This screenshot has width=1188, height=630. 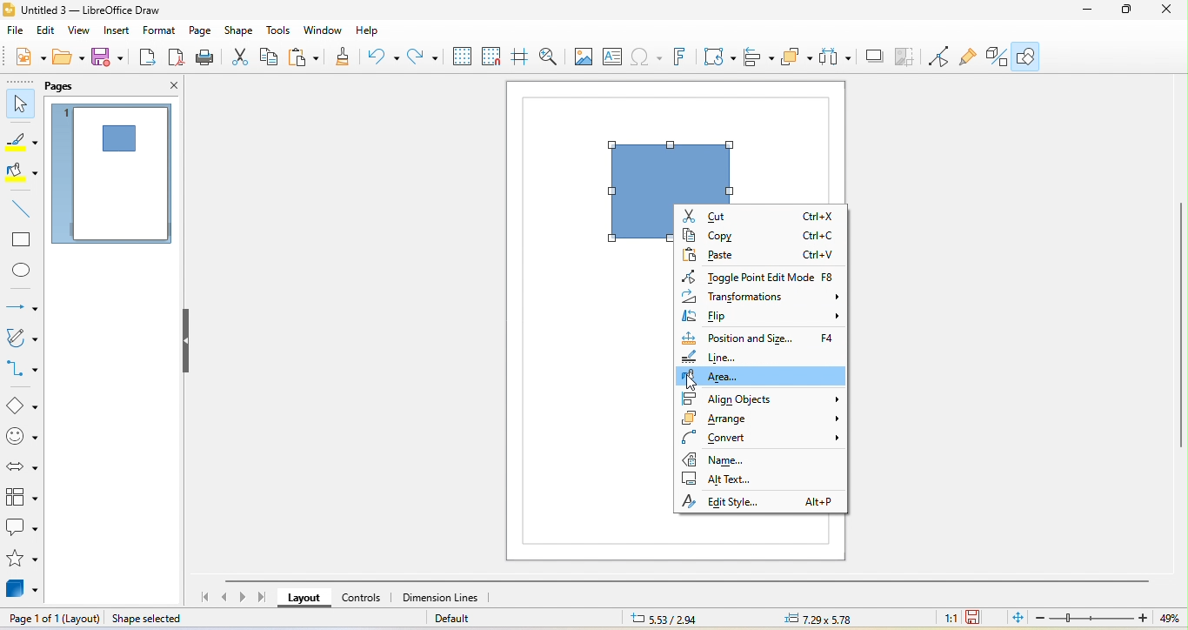 I want to click on 7.29x5.78, so click(x=822, y=619).